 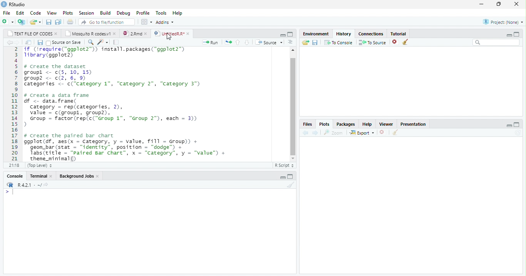 I want to click on logo, so click(x=10, y=185).